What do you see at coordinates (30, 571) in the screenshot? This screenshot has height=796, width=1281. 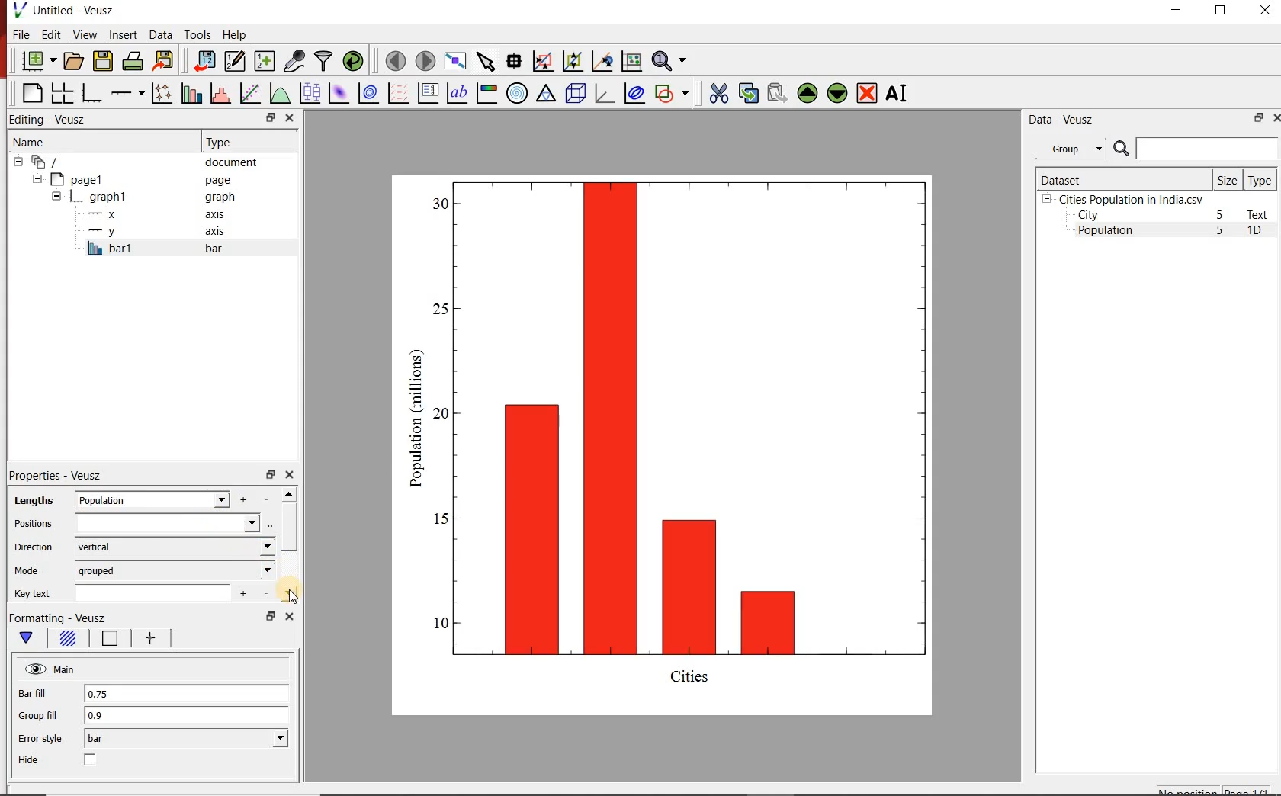 I see `Mode` at bounding box center [30, 571].